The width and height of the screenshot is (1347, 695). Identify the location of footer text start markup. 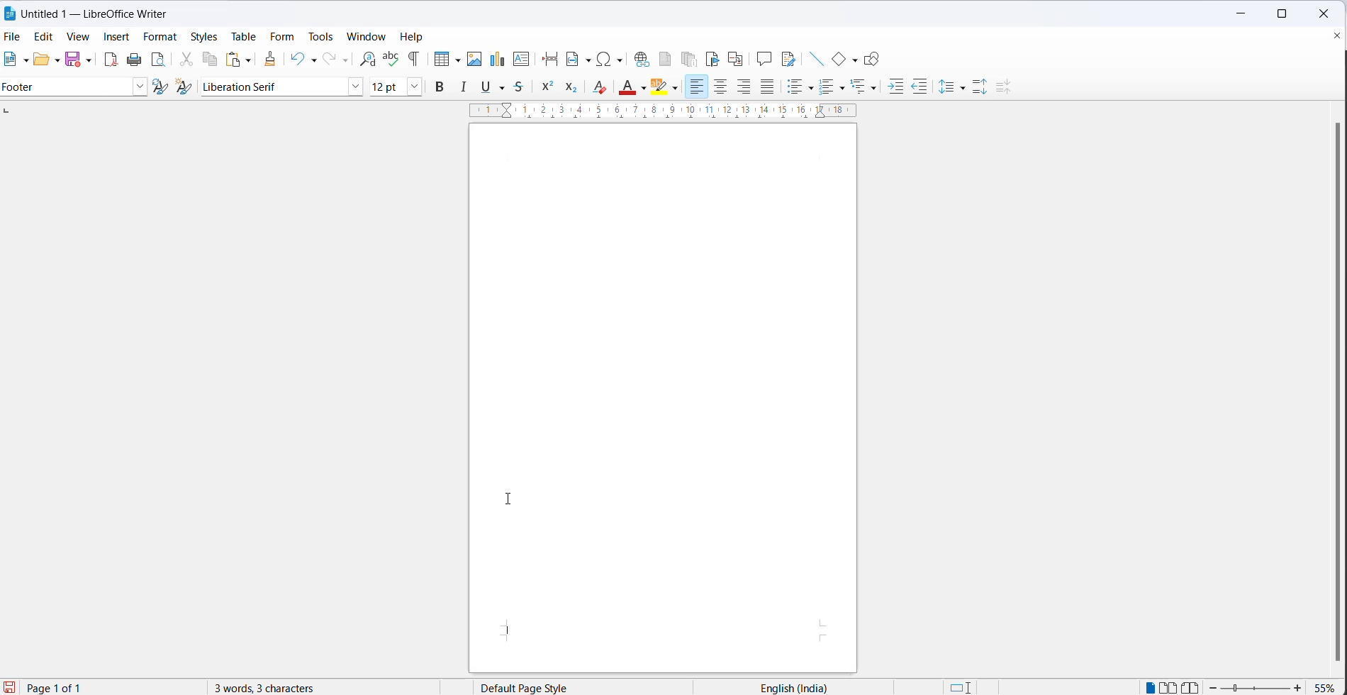
(509, 632).